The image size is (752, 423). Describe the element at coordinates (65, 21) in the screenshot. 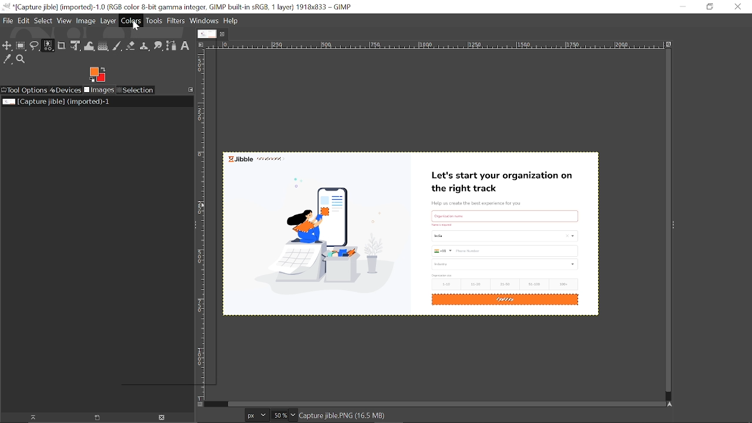

I see `View` at that location.